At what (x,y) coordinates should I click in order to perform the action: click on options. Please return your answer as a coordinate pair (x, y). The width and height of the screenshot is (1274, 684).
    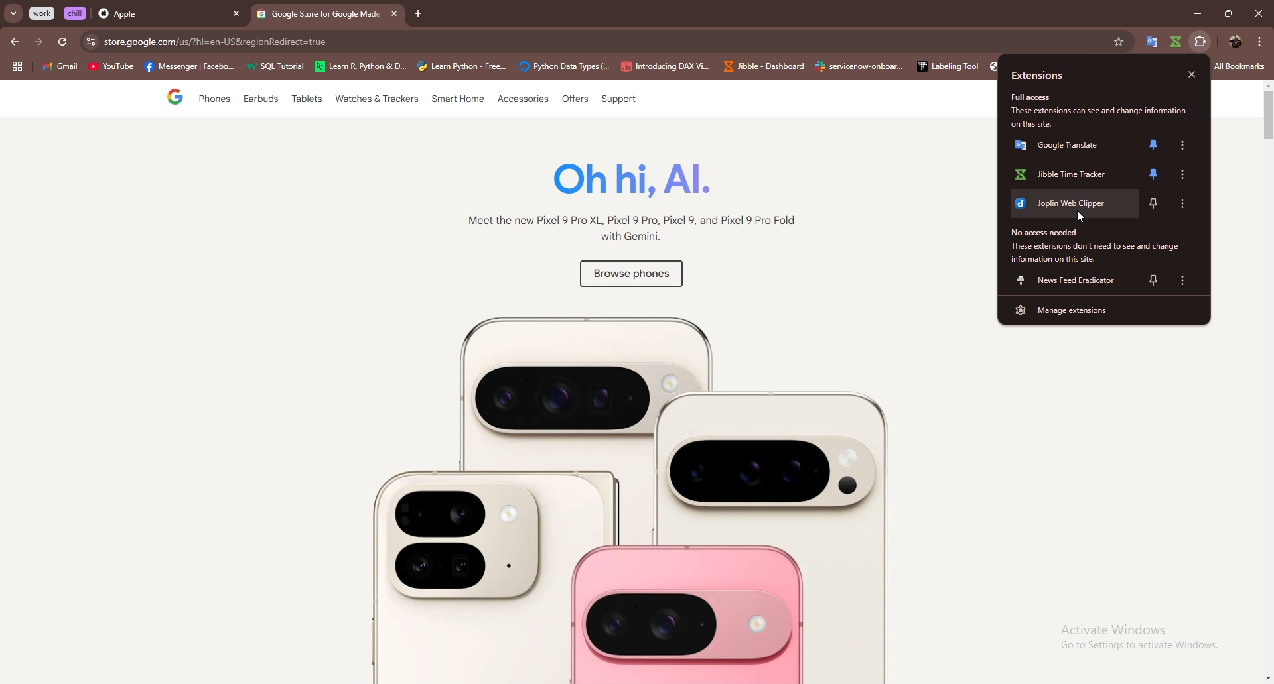
    Looking at the image, I should click on (1260, 41).